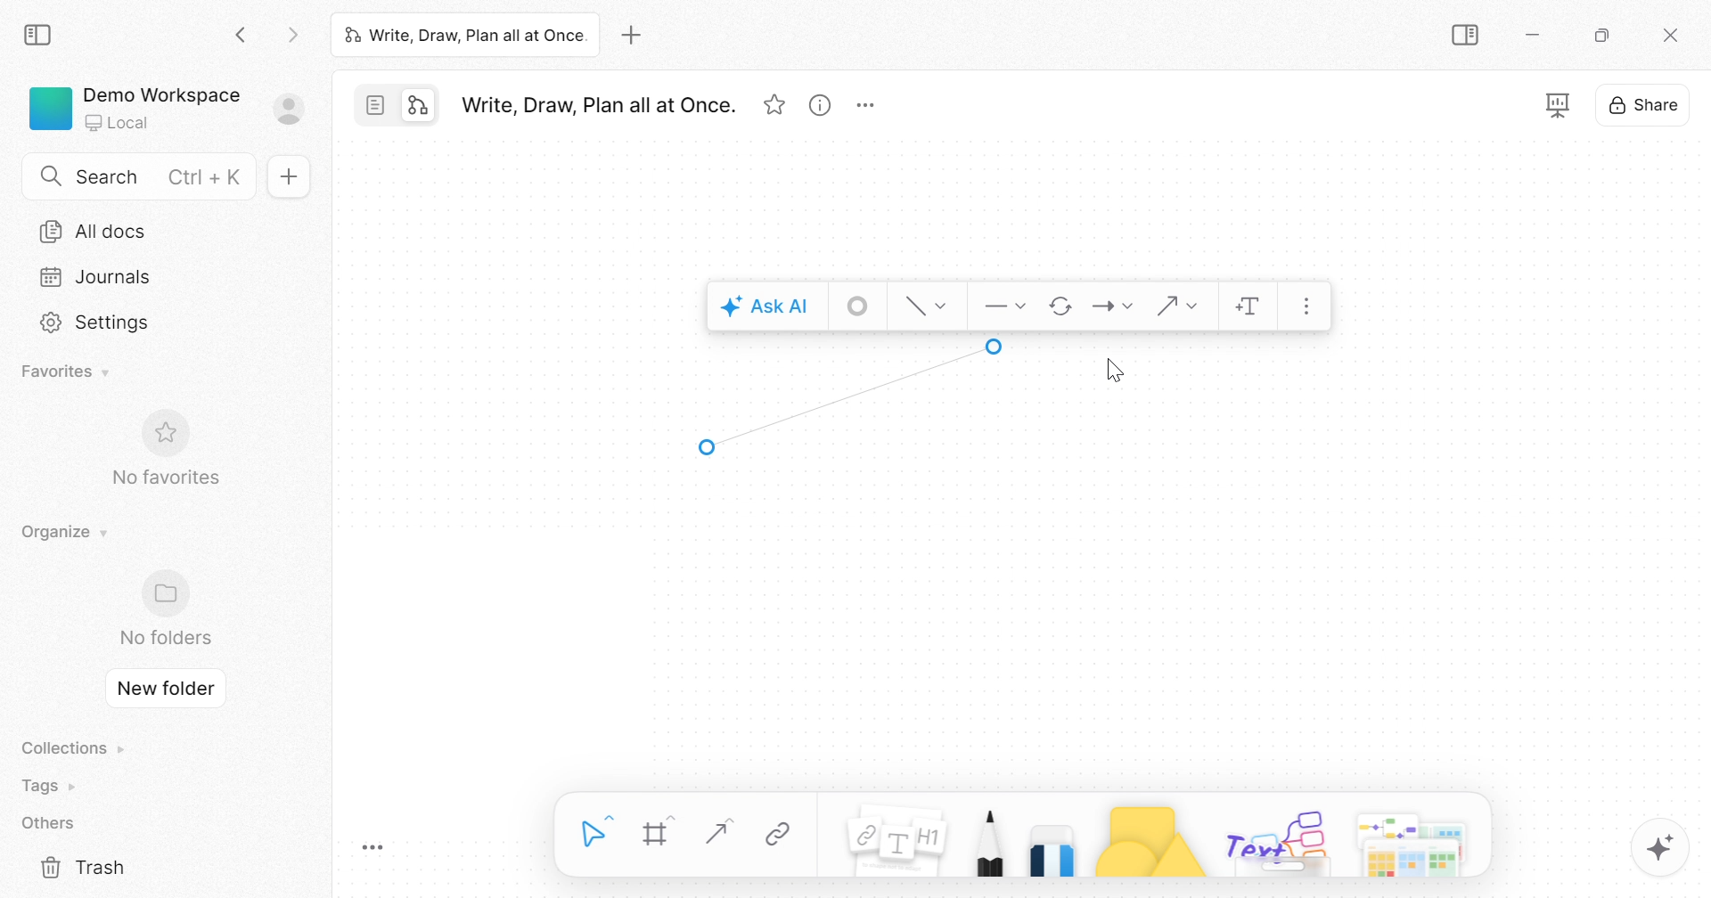 The image size is (1711, 898). Describe the element at coordinates (987, 840) in the screenshot. I see `Pen` at that location.